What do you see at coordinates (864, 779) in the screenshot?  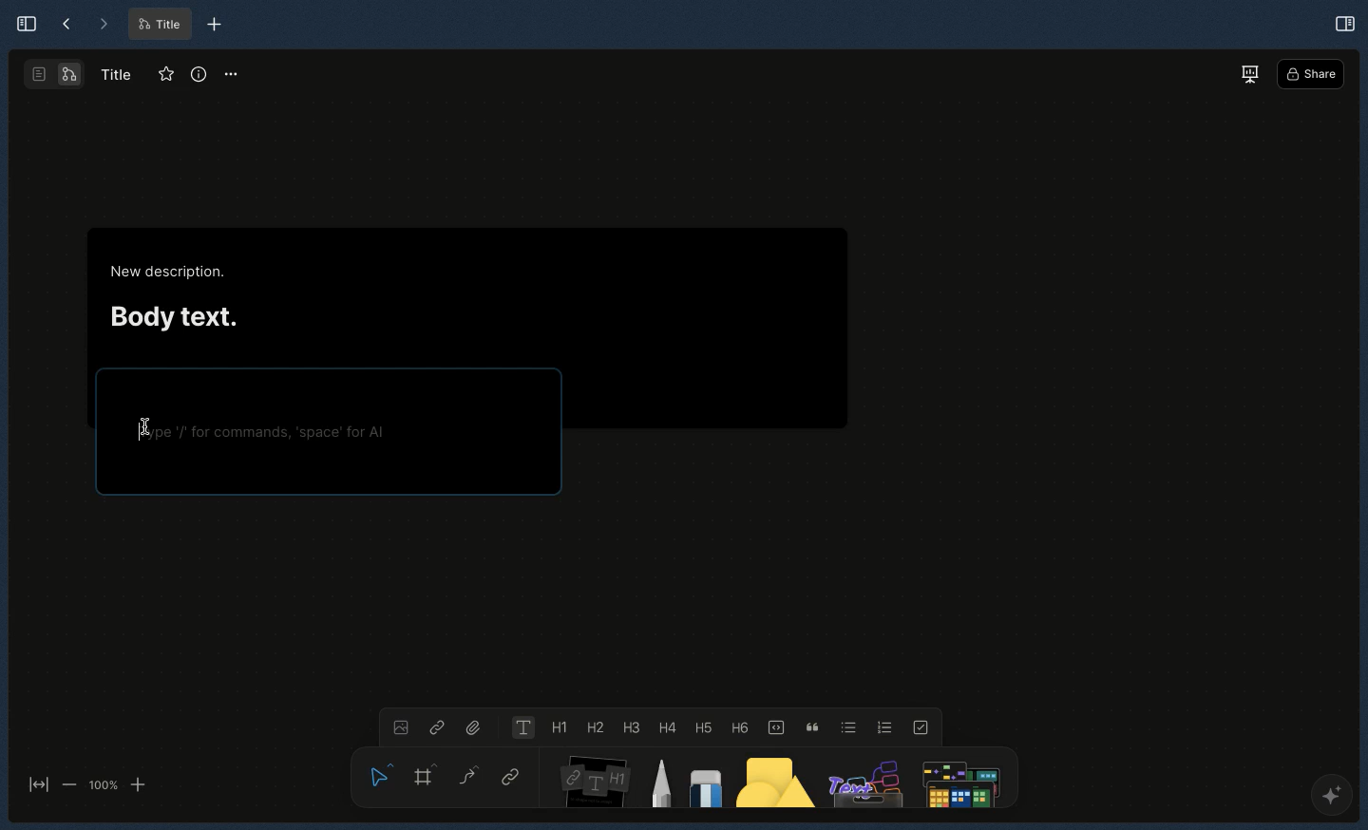 I see `Others` at bounding box center [864, 779].